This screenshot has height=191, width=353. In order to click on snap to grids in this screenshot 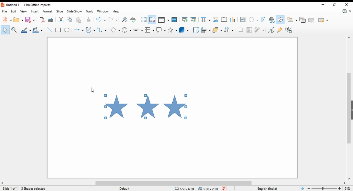, I will do `click(152, 20)`.